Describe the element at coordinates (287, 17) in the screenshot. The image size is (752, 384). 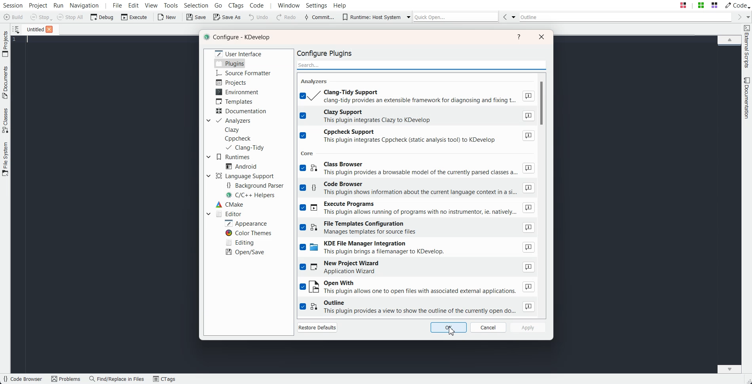
I see `Redo` at that location.